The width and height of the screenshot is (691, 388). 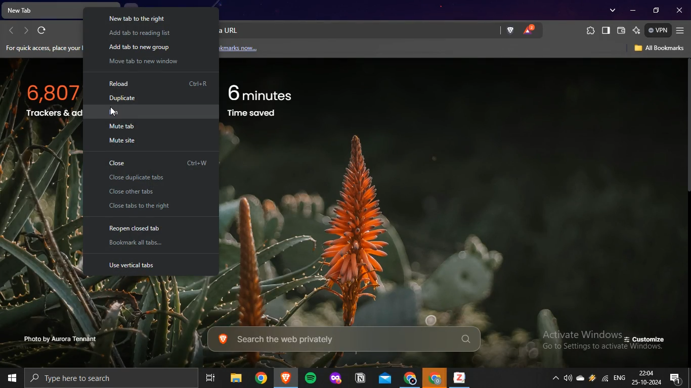 I want to click on brave, so click(x=285, y=378).